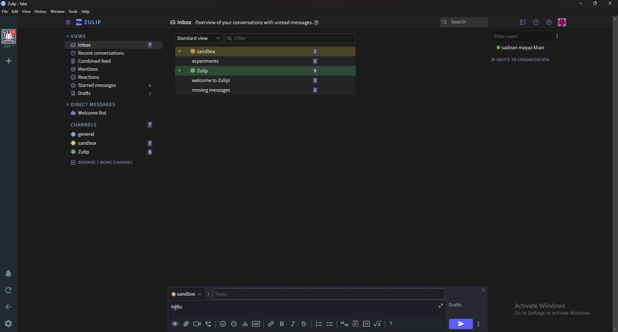 The width and height of the screenshot is (618, 332). What do you see at coordinates (305, 324) in the screenshot?
I see `Strike through` at bounding box center [305, 324].